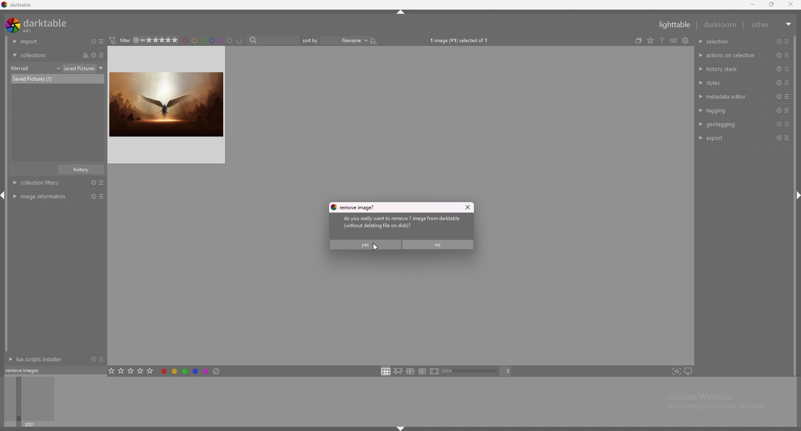  What do you see at coordinates (730, 138) in the screenshot?
I see `export` at bounding box center [730, 138].